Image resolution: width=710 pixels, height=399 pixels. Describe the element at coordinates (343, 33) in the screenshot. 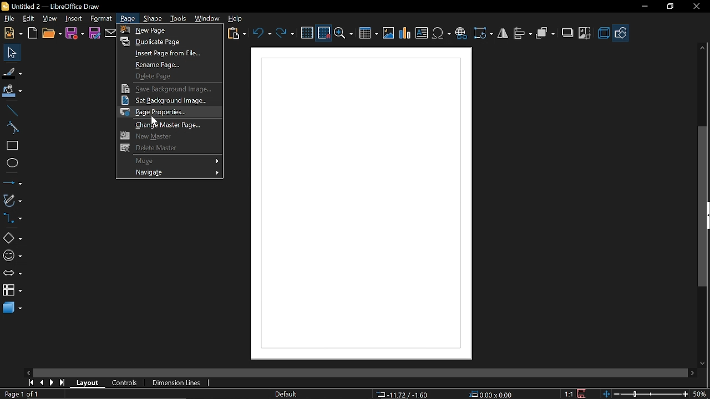

I see `Zoom` at that location.